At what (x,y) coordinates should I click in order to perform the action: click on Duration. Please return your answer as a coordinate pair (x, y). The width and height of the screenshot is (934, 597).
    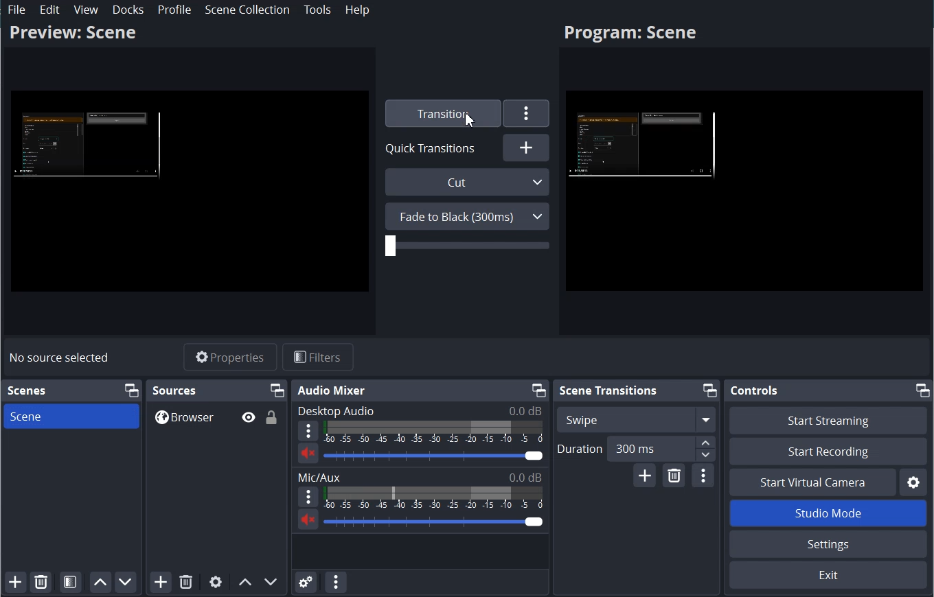
    Looking at the image, I should click on (636, 449).